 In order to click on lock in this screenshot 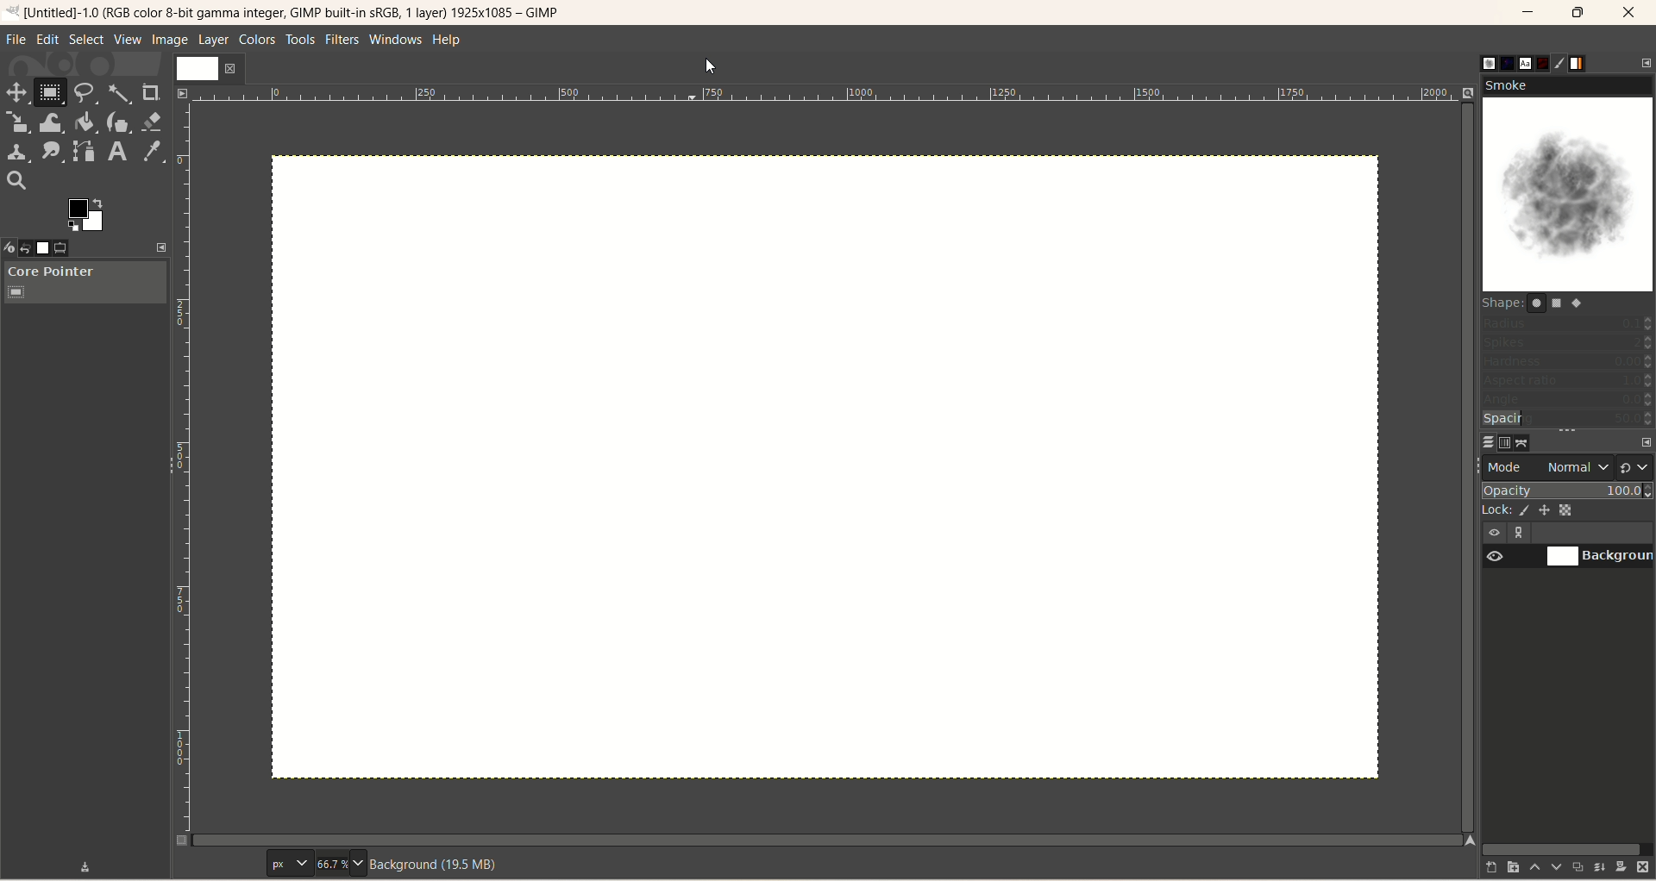, I will do `click(1492, 509)`.